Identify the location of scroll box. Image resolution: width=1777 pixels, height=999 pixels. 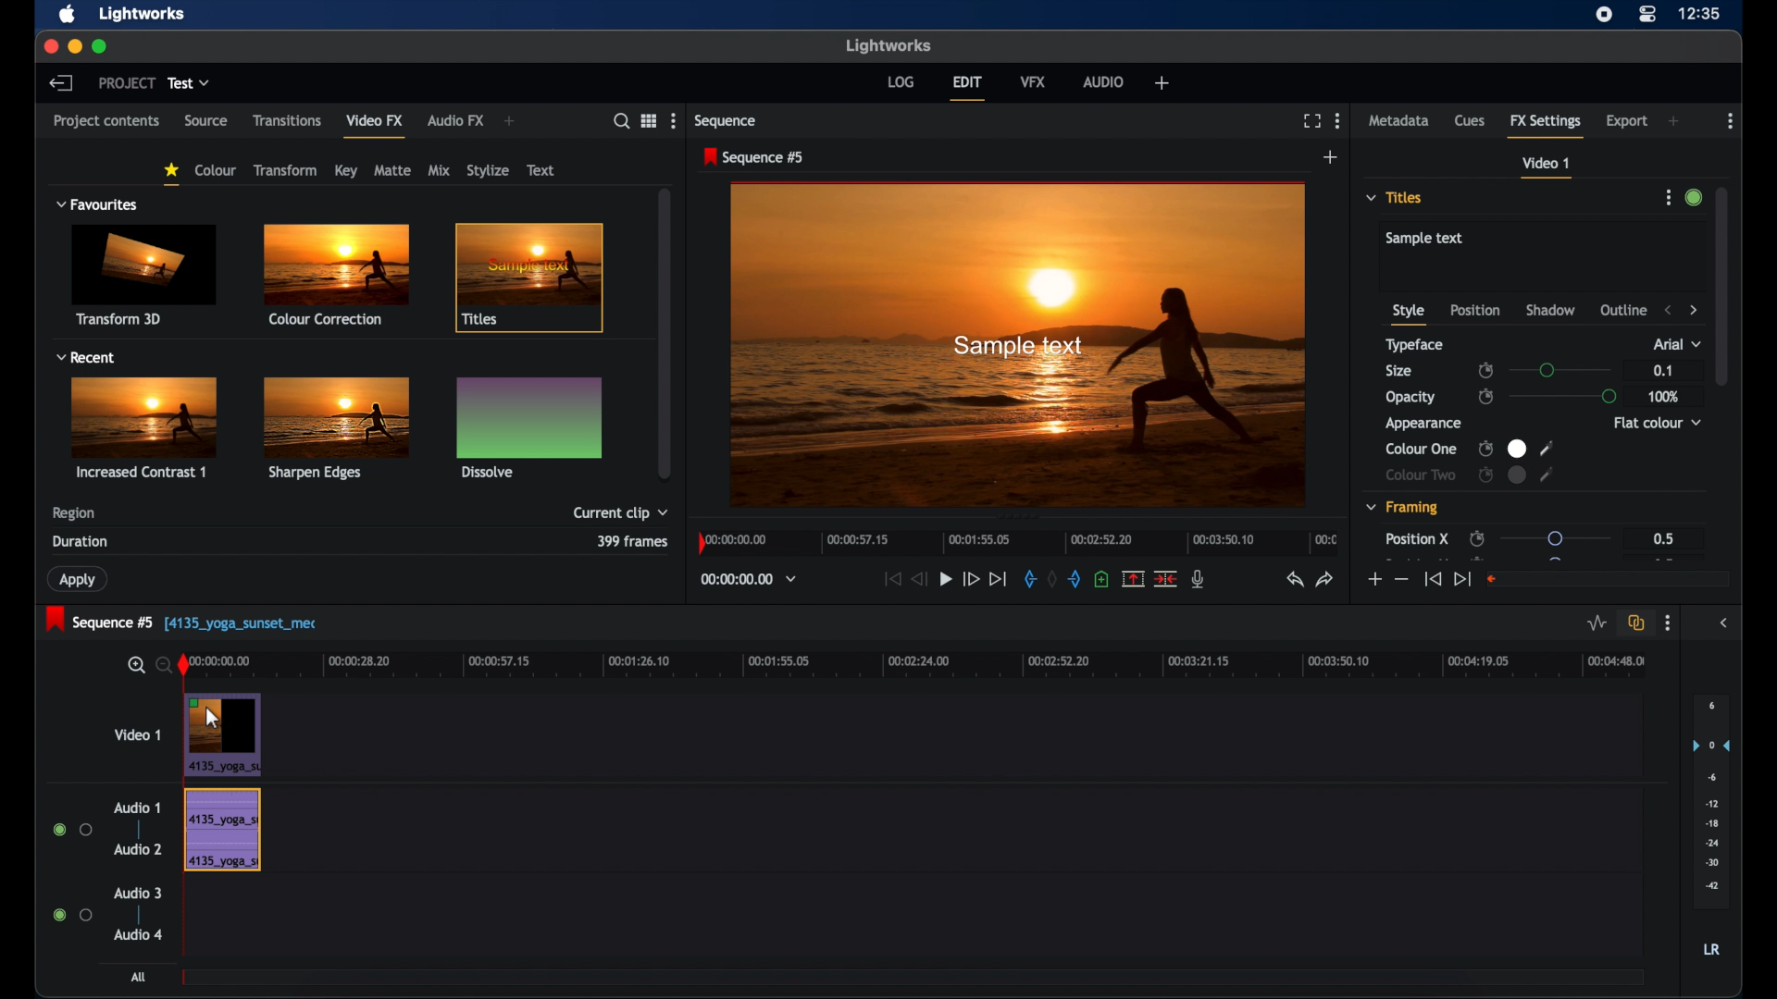
(1723, 286).